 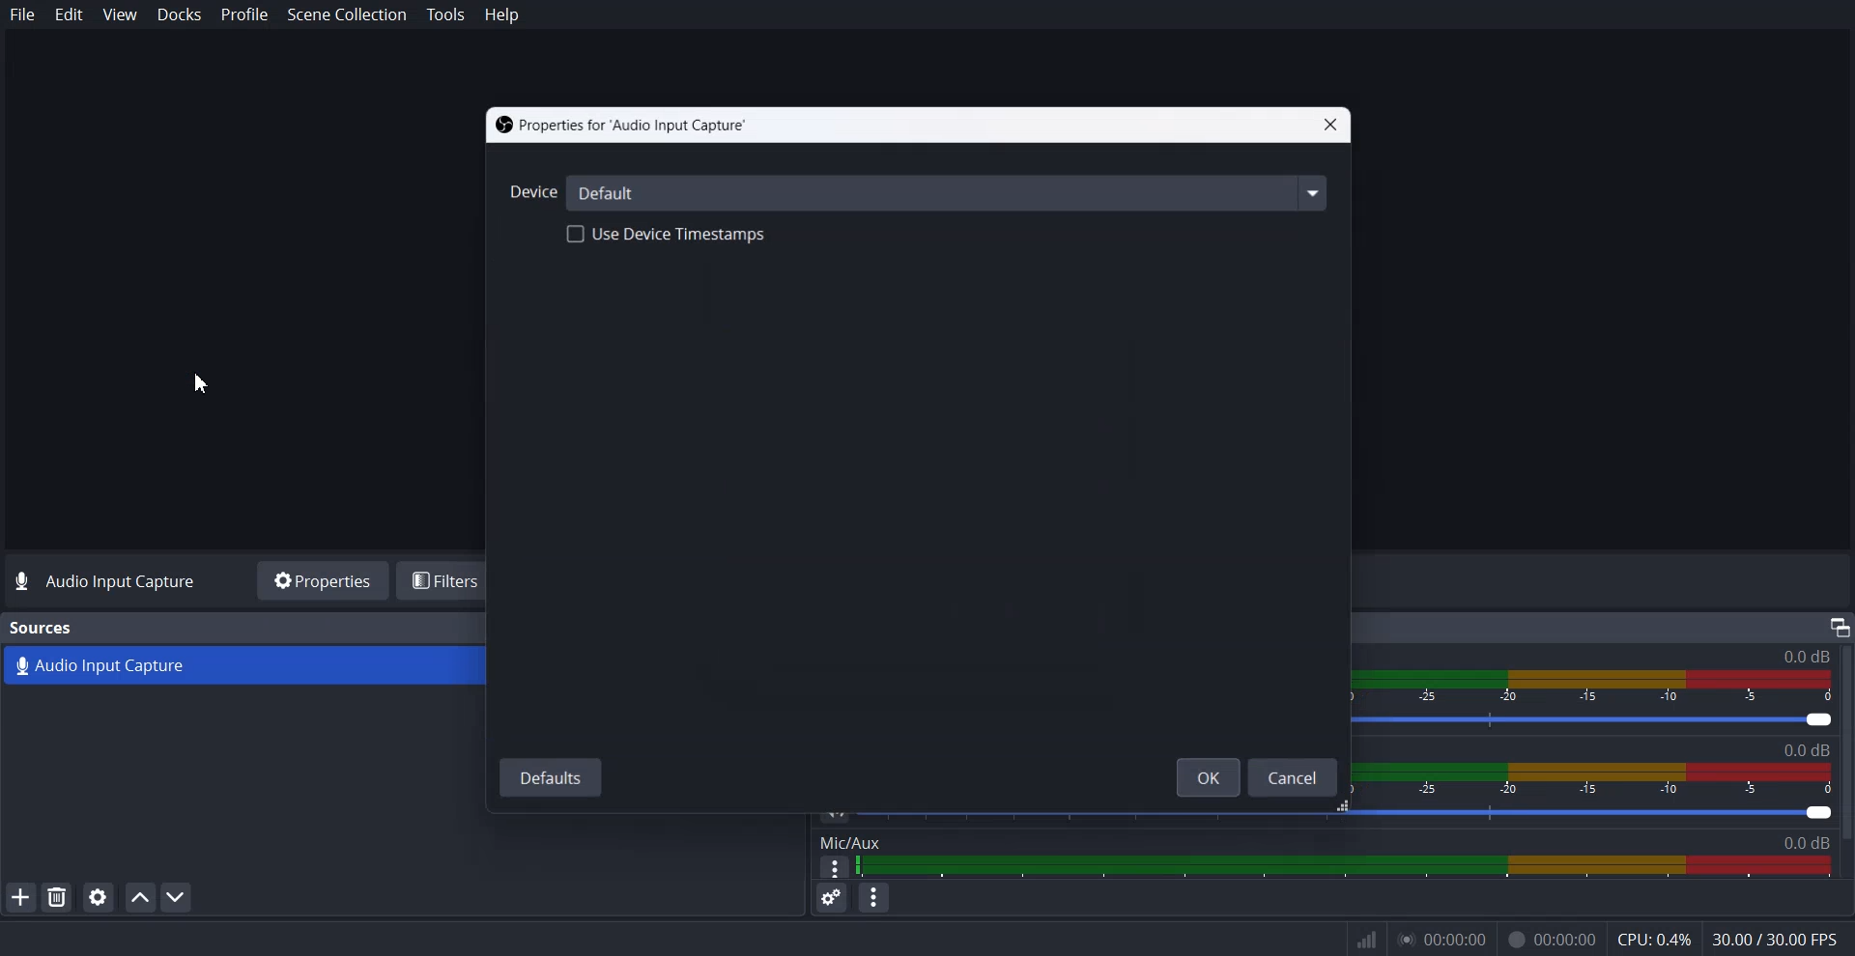 I want to click on Cursor, so click(x=202, y=383).